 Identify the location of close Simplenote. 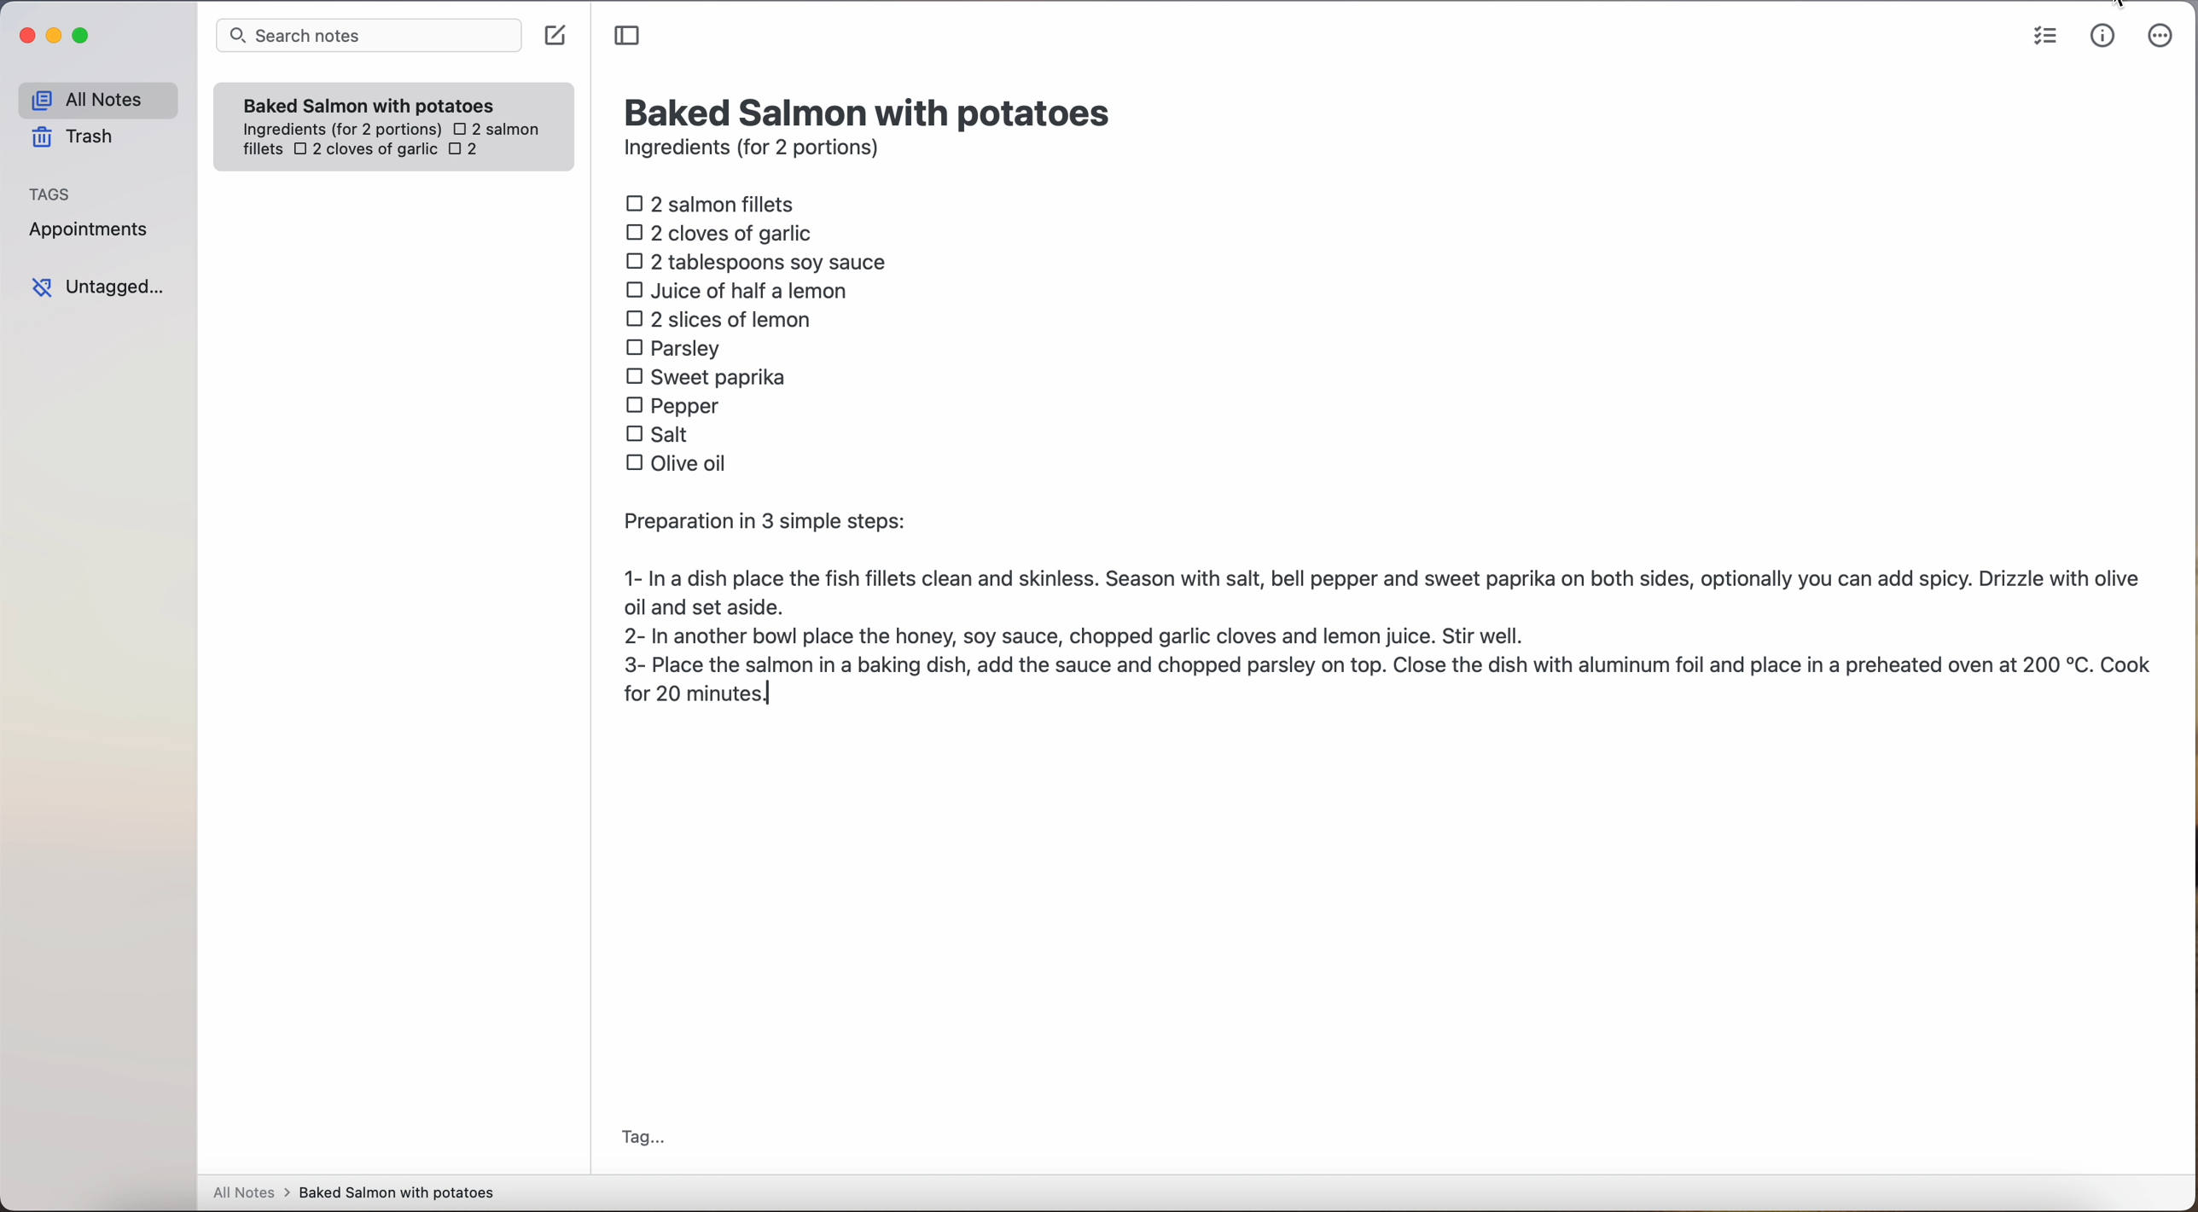
(25, 37).